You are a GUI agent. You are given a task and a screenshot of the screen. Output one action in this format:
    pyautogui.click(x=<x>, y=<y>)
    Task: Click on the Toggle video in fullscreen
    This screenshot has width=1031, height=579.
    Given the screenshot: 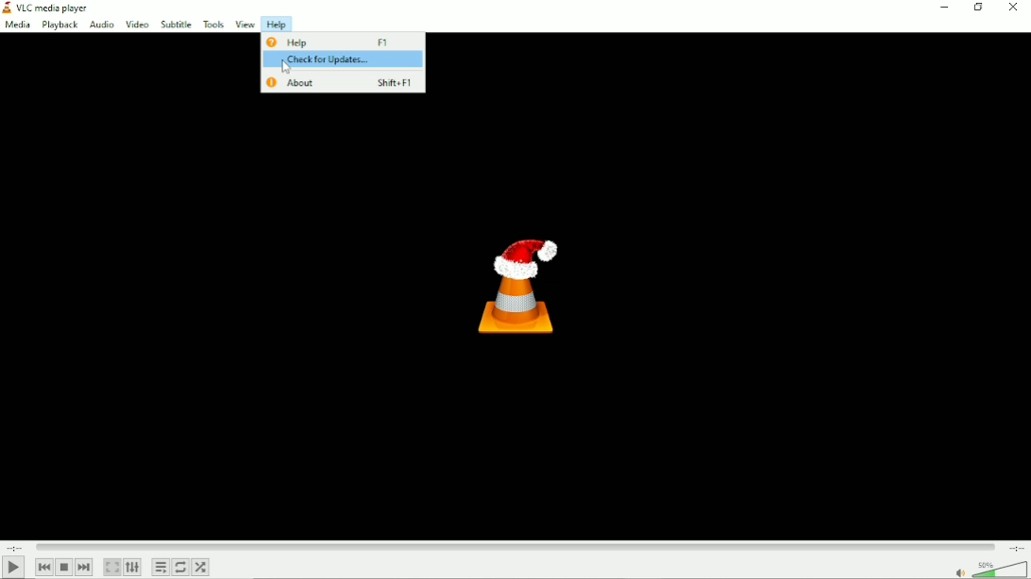 What is the action you would take?
    pyautogui.click(x=112, y=568)
    